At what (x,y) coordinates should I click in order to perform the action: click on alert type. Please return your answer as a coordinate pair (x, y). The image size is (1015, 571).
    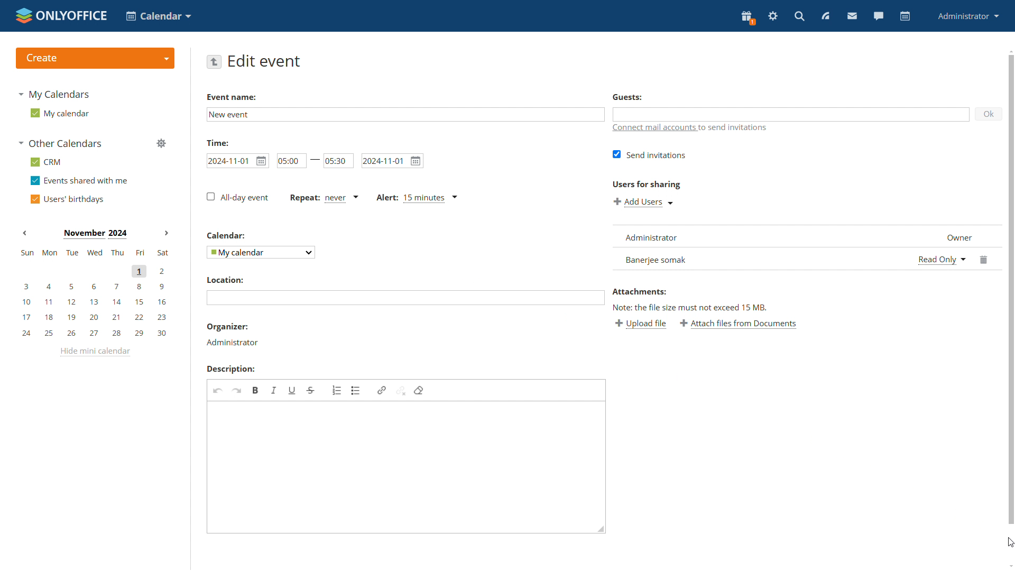
    Looking at the image, I should click on (418, 198).